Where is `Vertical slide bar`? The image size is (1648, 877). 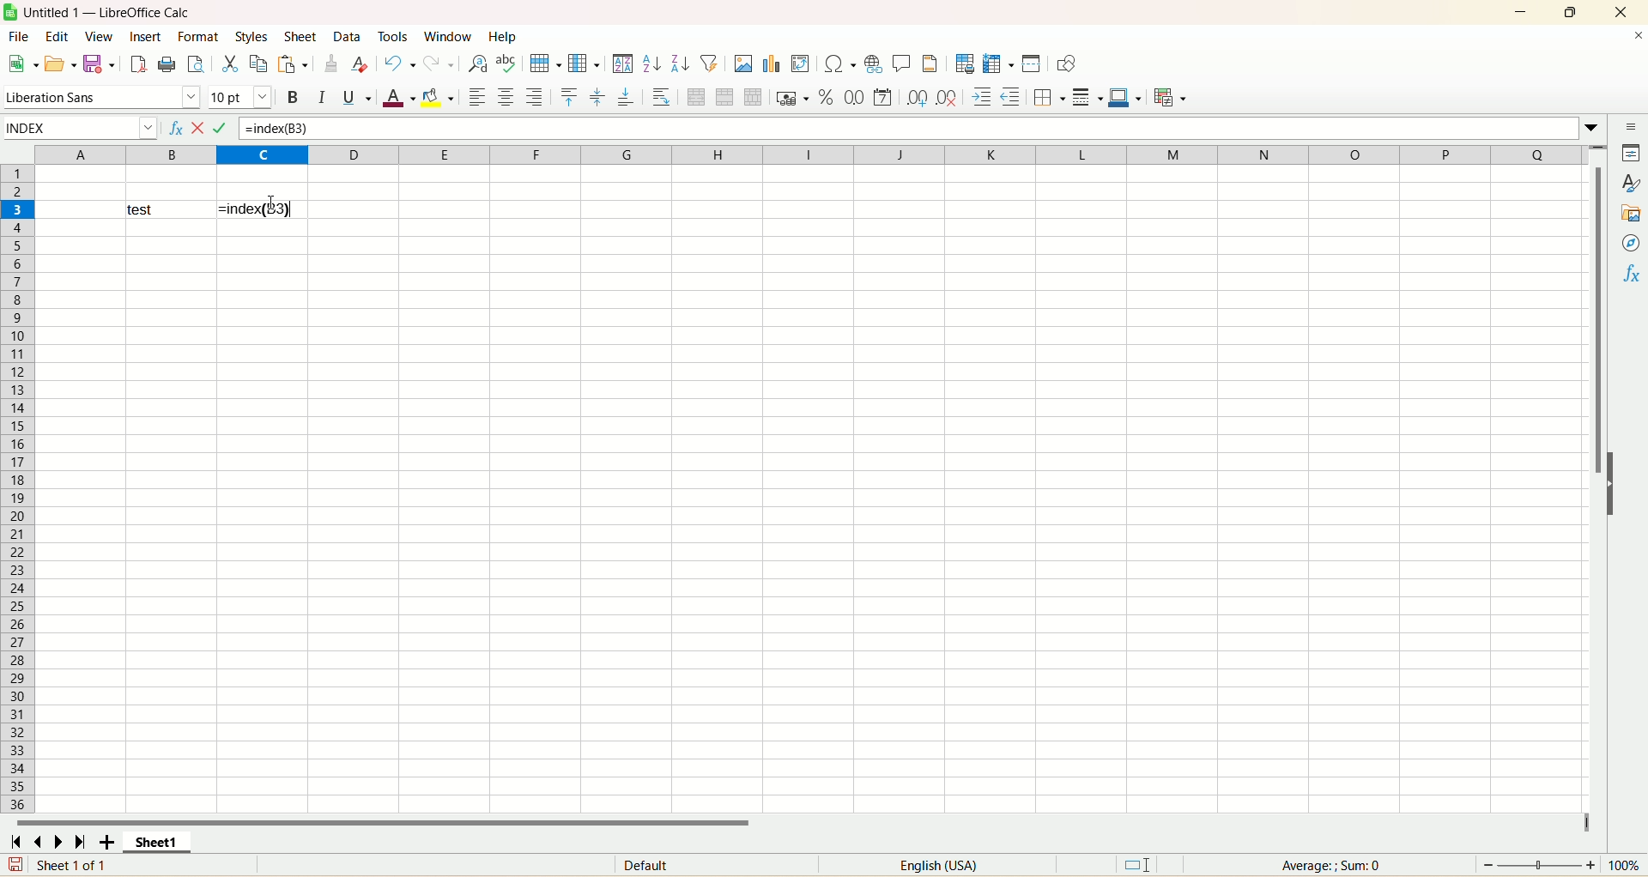 Vertical slide bar is located at coordinates (1596, 489).